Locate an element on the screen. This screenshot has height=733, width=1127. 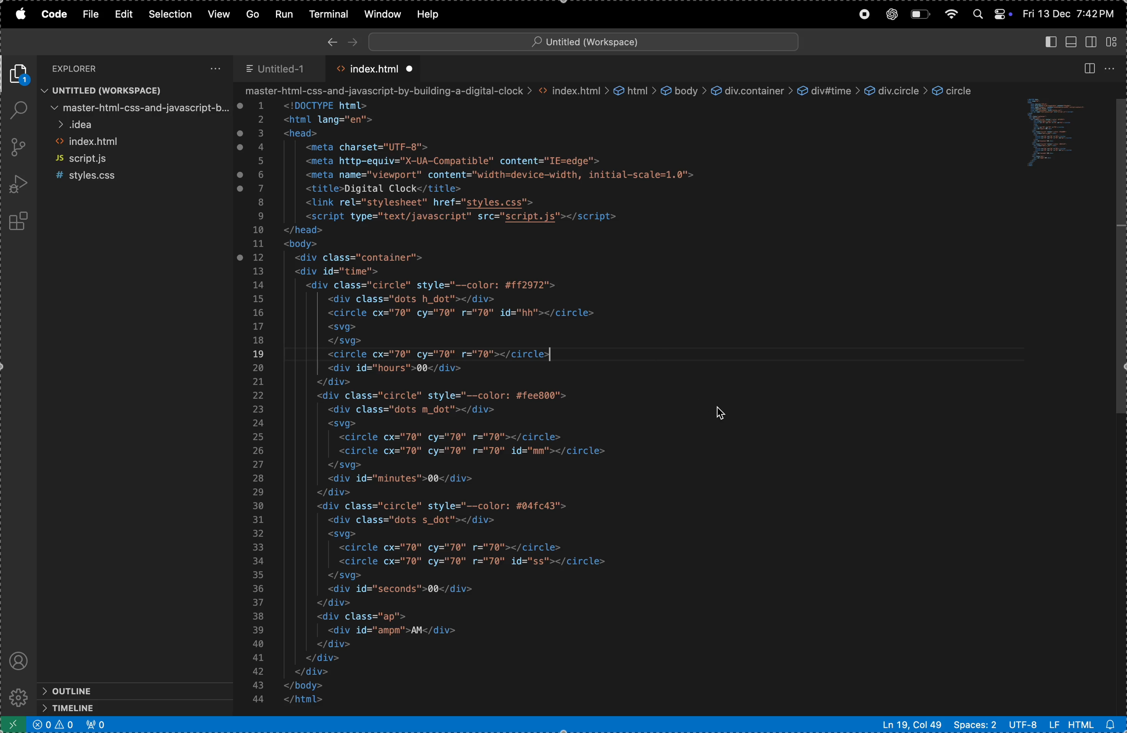
options is located at coordinates (1111, 68).